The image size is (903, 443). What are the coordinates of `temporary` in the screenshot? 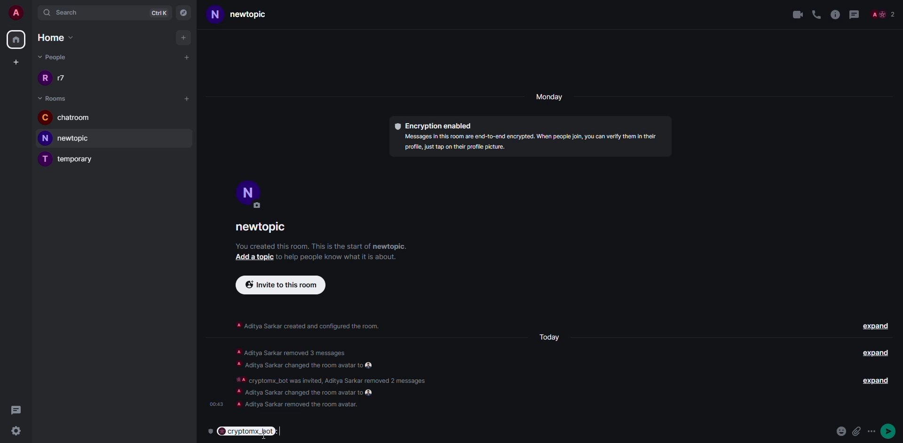 It's located at (69, 160).